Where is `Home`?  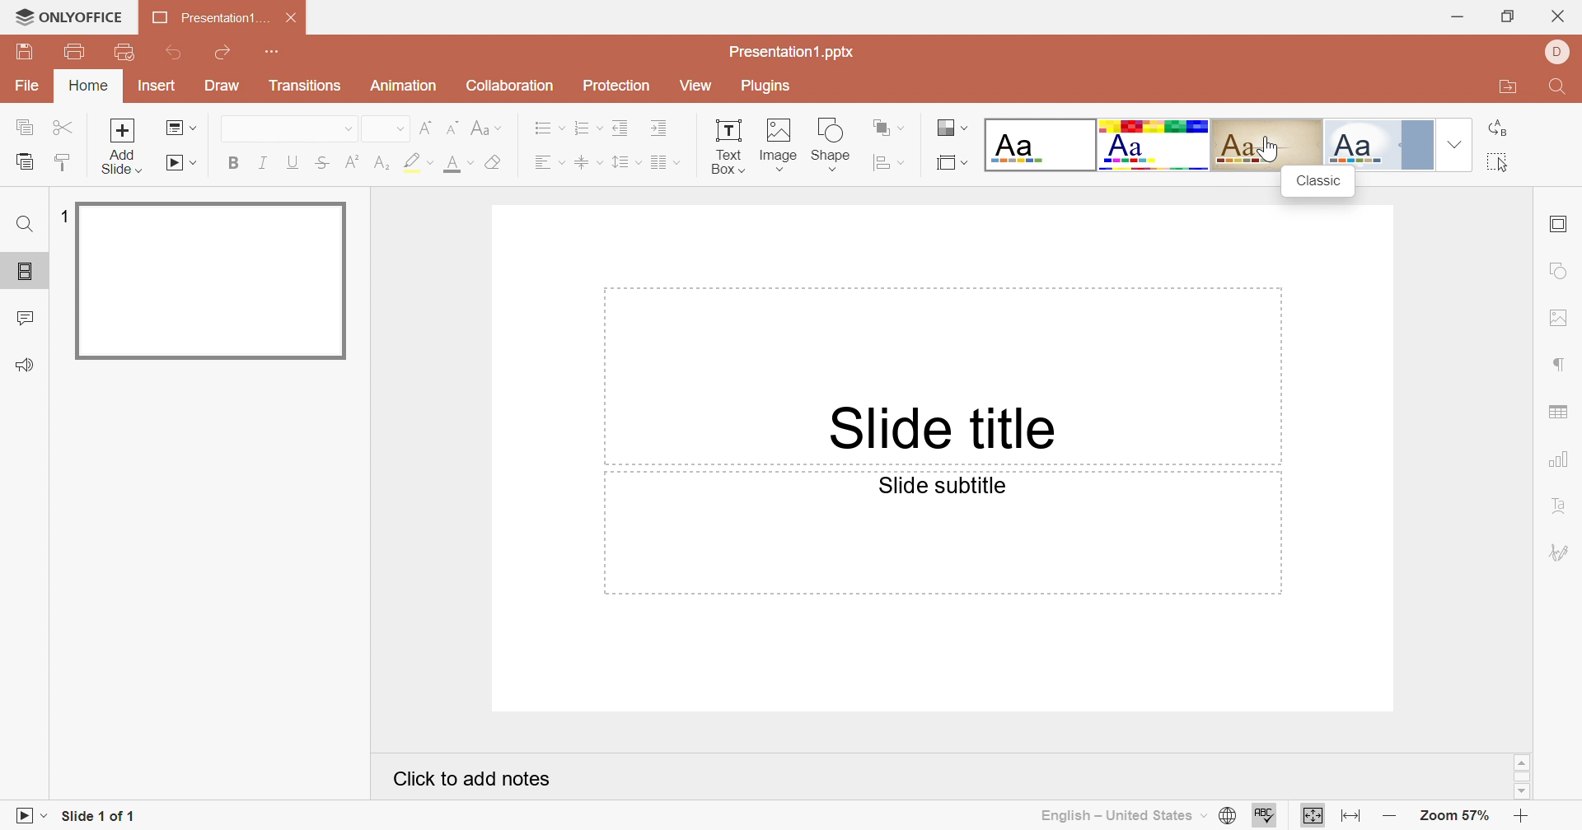 Home is located at coordinates (87, 84).